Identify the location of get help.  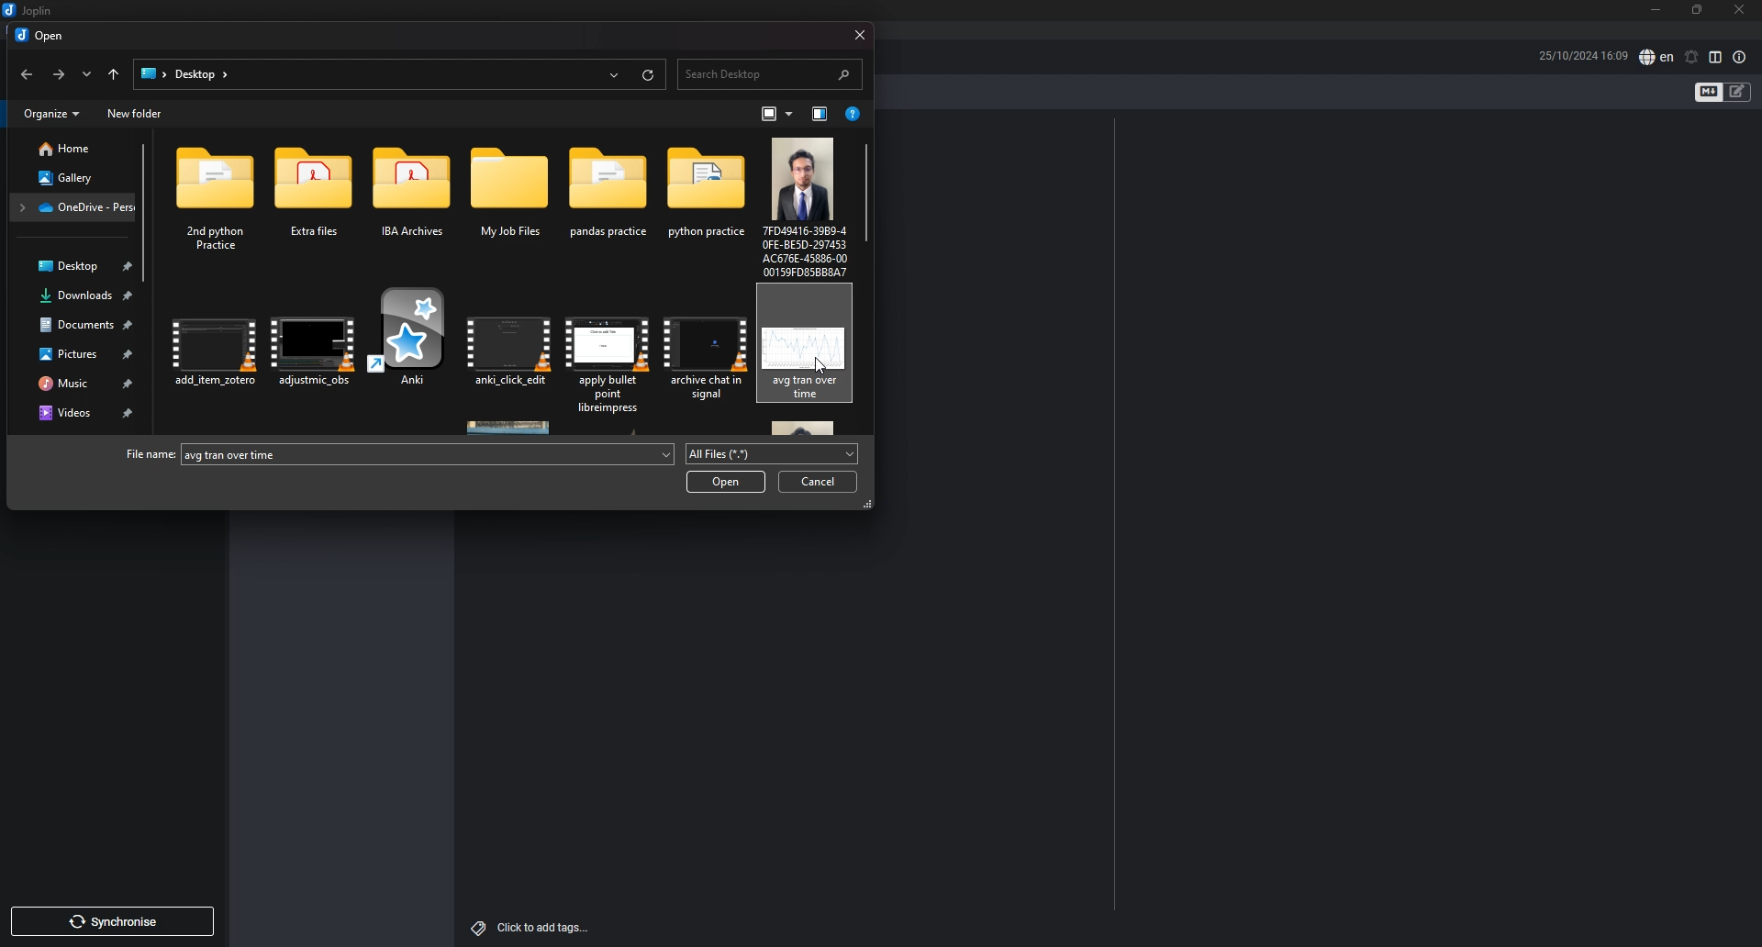
(853, 115).